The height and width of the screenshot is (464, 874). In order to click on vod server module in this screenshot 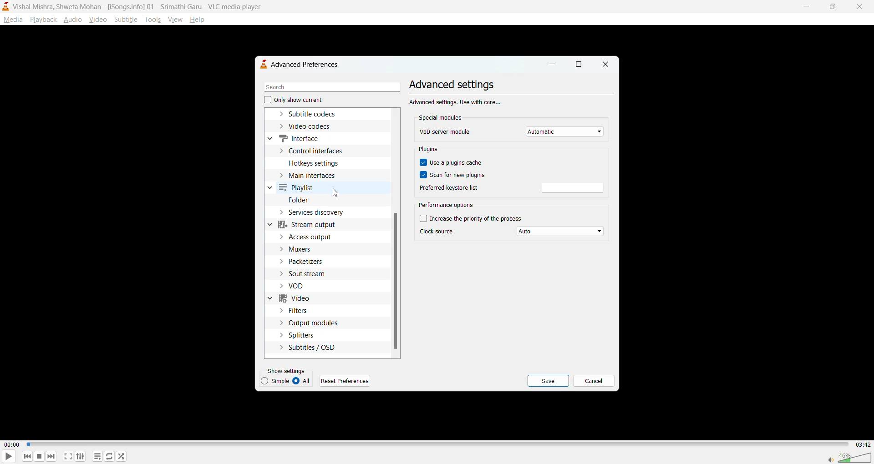, I will do `click(444, 131)`.